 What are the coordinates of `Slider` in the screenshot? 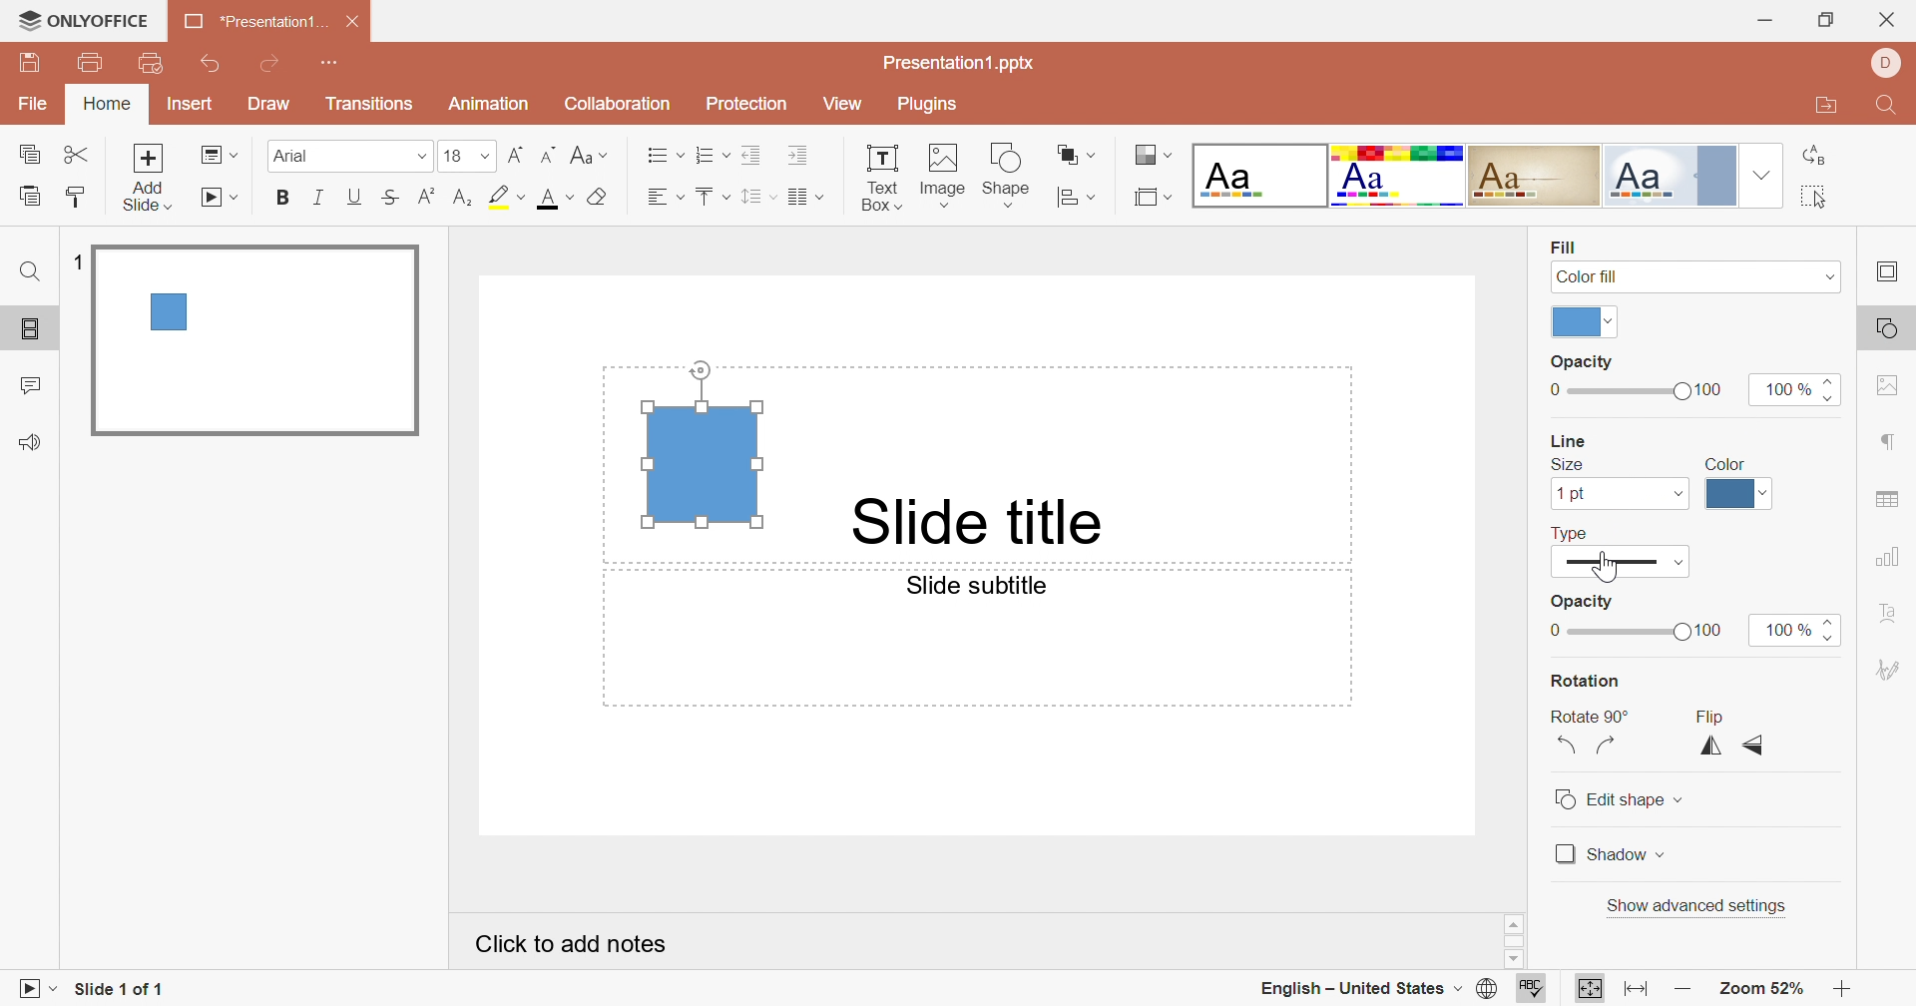 It's located at (1583, 632).